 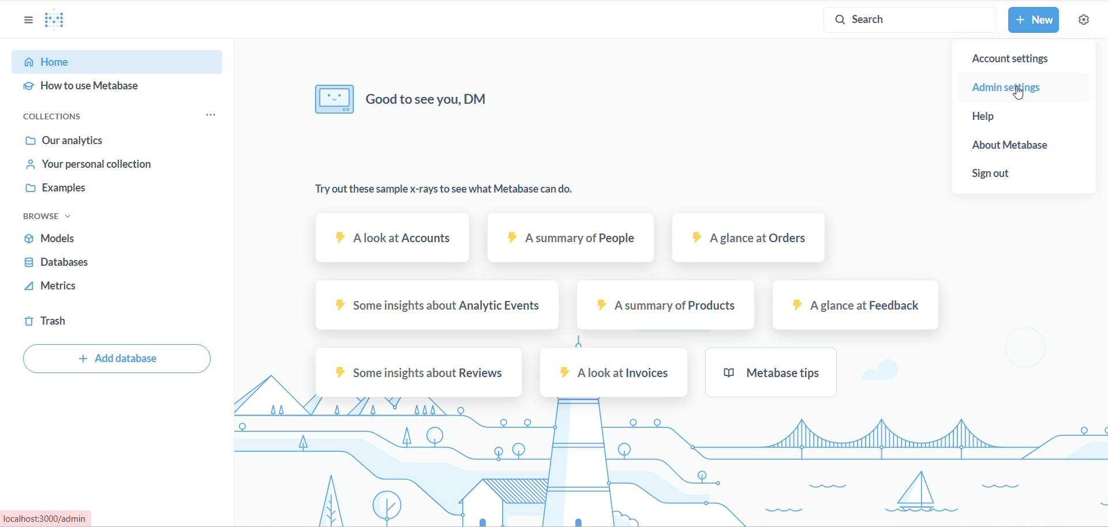 I want to click on collections, so click(x=57, y=118).